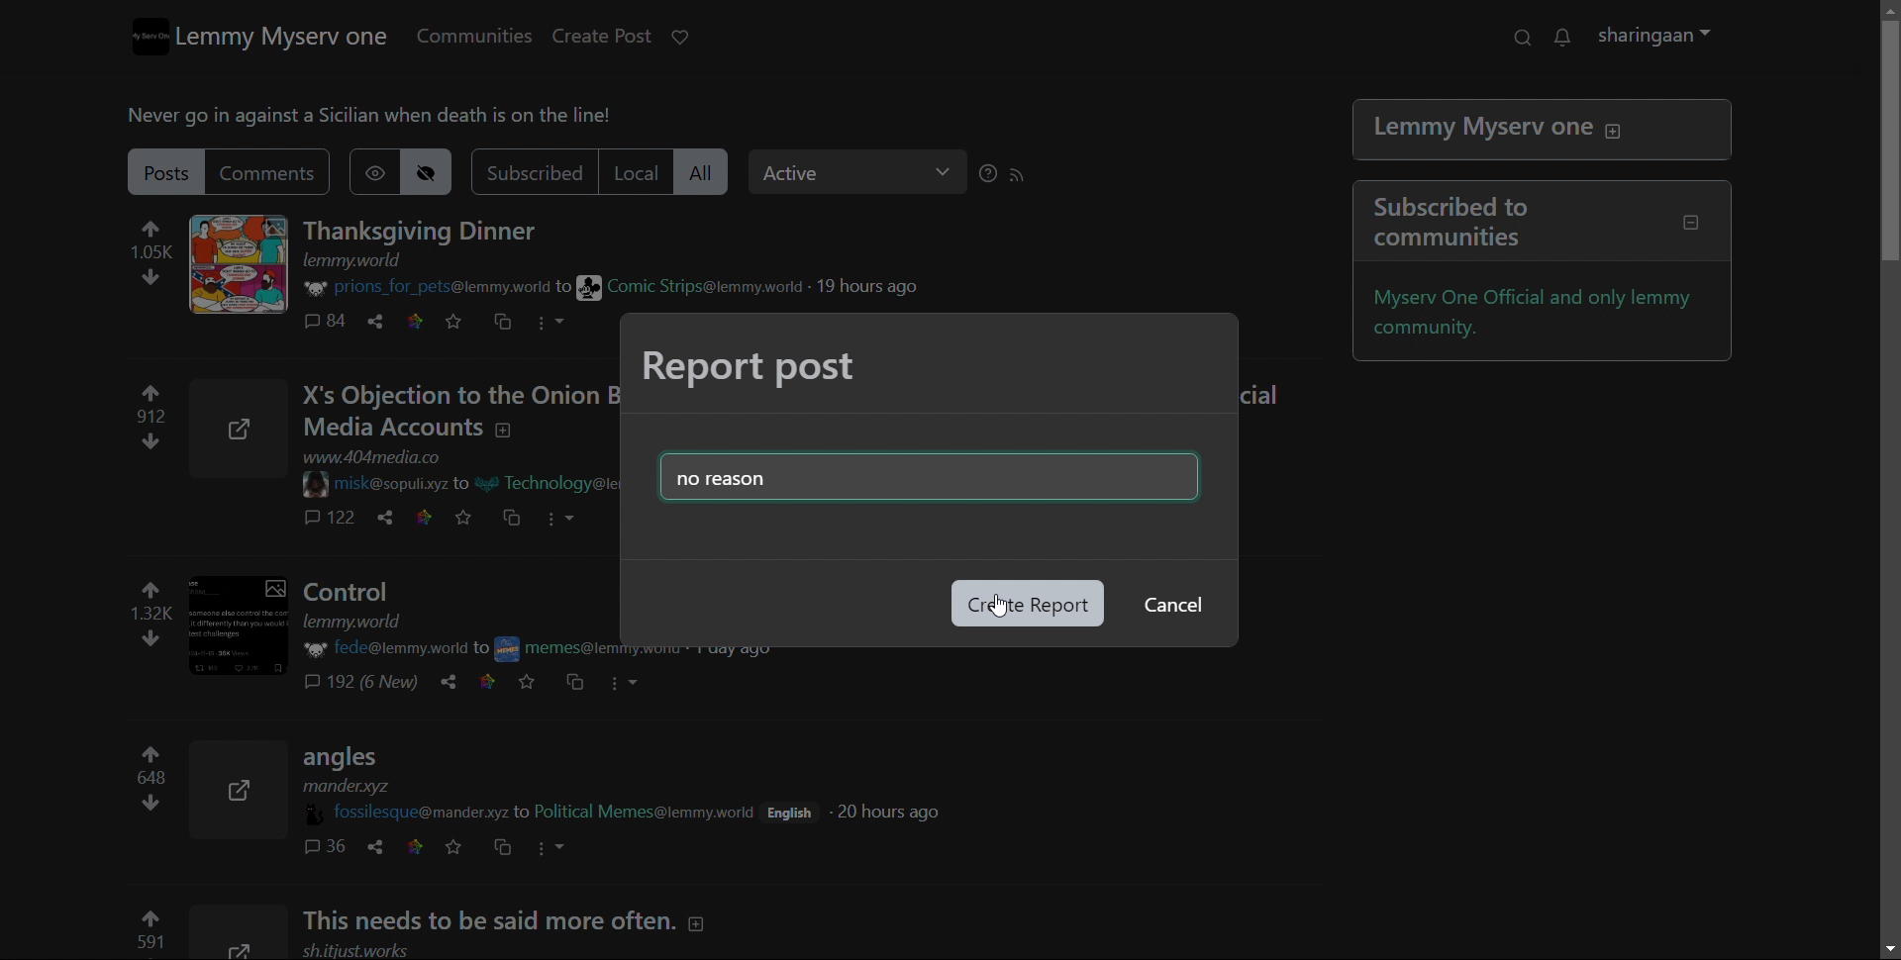 This screenshot has height=960, width=1901. What do you see at coordinates (147, 421) in the screenshot?
I see `Upvote and downvote` at bounding box center [147, 421].